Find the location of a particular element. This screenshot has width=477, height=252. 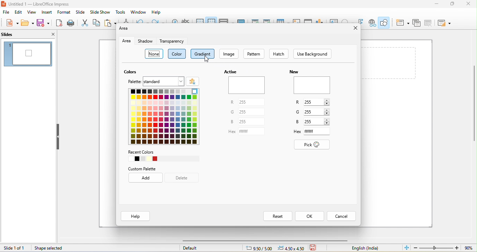

maximize is located at coordinates (453, 4).